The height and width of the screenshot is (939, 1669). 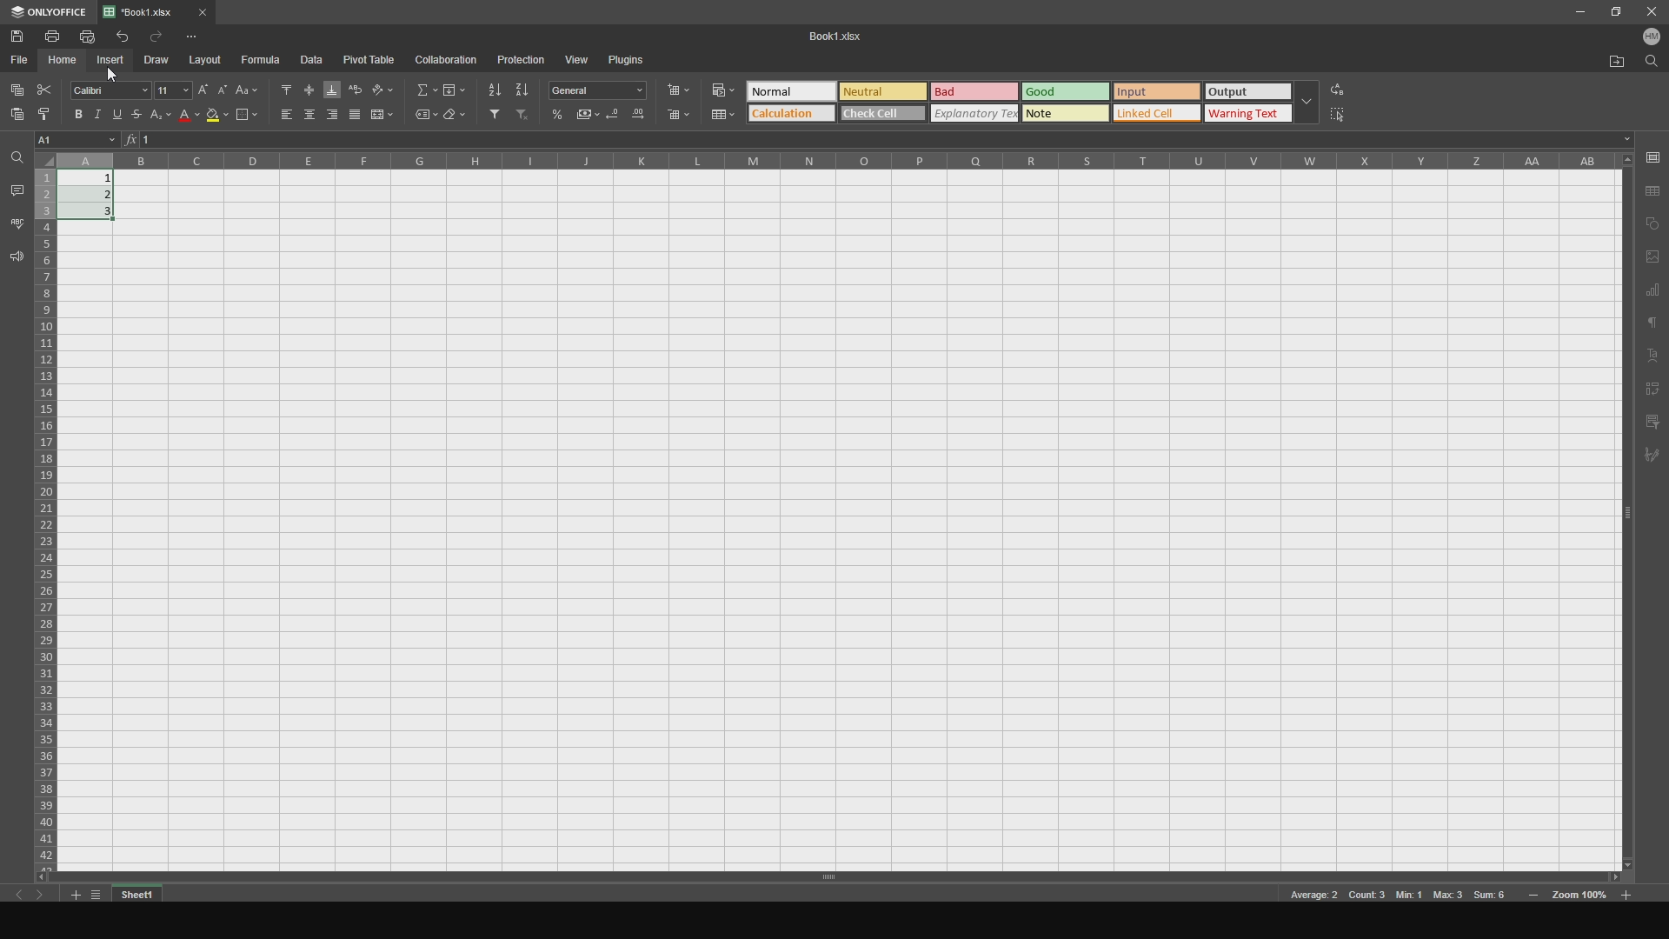 What do you see at coordinates (176, 10) in the screenshot?
I see `file tab` at bounding box center [176, 10].